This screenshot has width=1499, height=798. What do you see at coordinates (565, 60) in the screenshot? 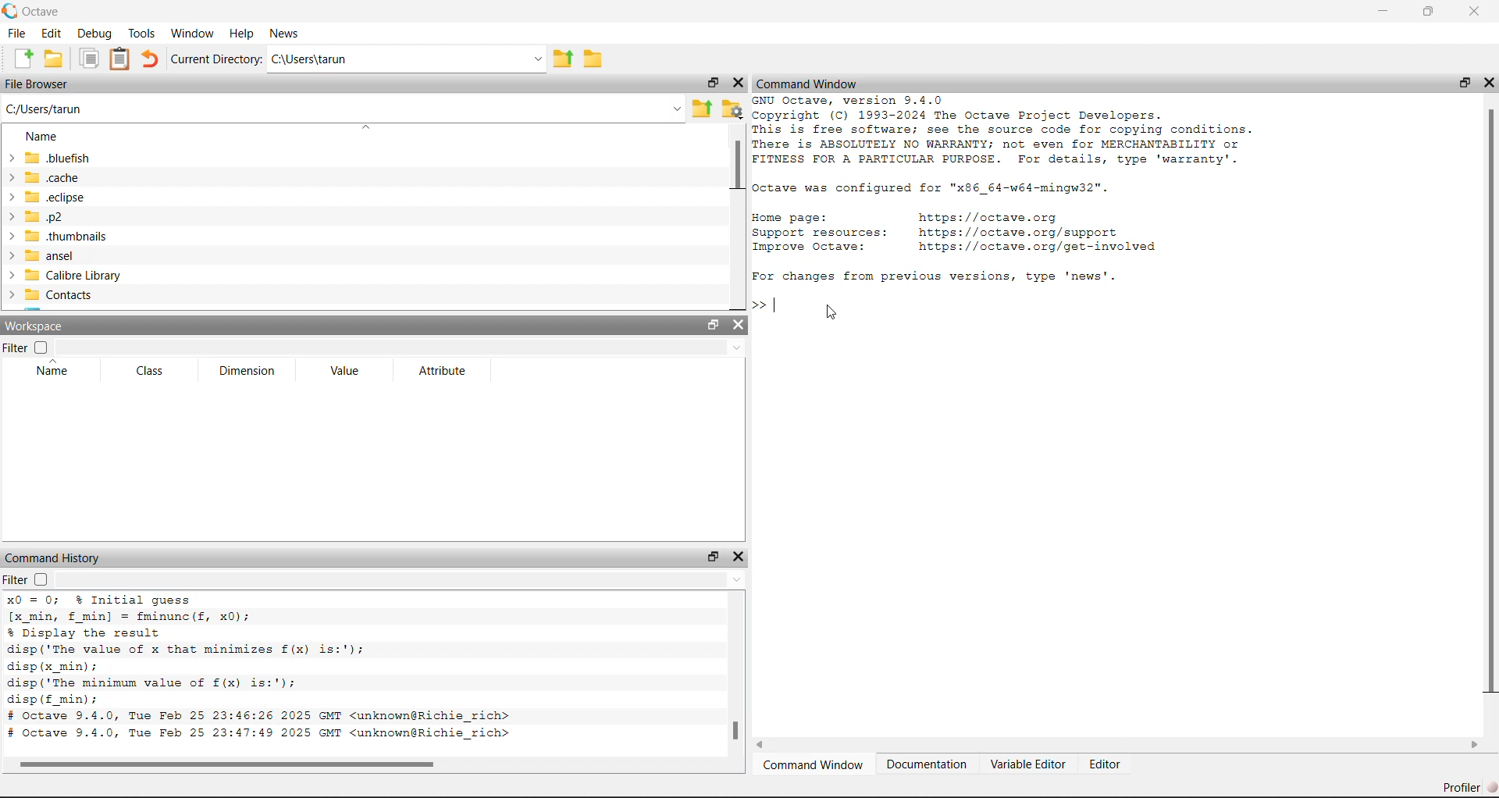
I see `one directory up` at bounding box center [565, 60].